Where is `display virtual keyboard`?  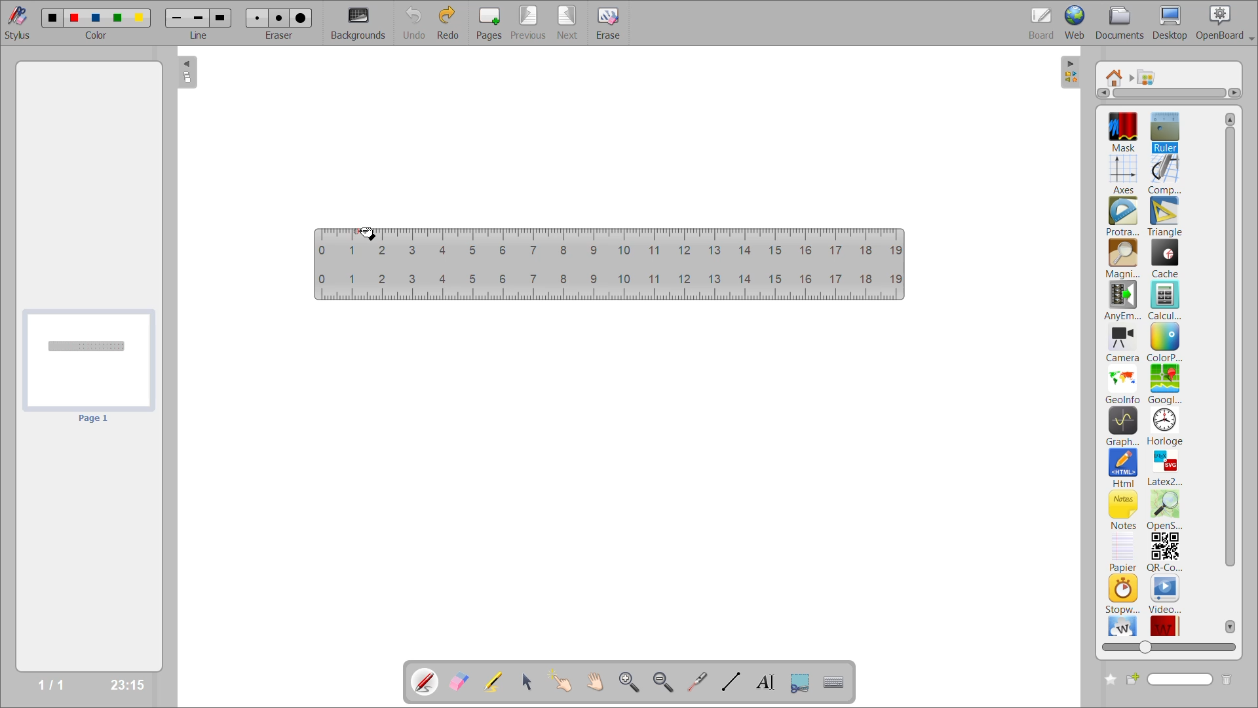
display virtual keyboard is located at coordinates (836, 682).